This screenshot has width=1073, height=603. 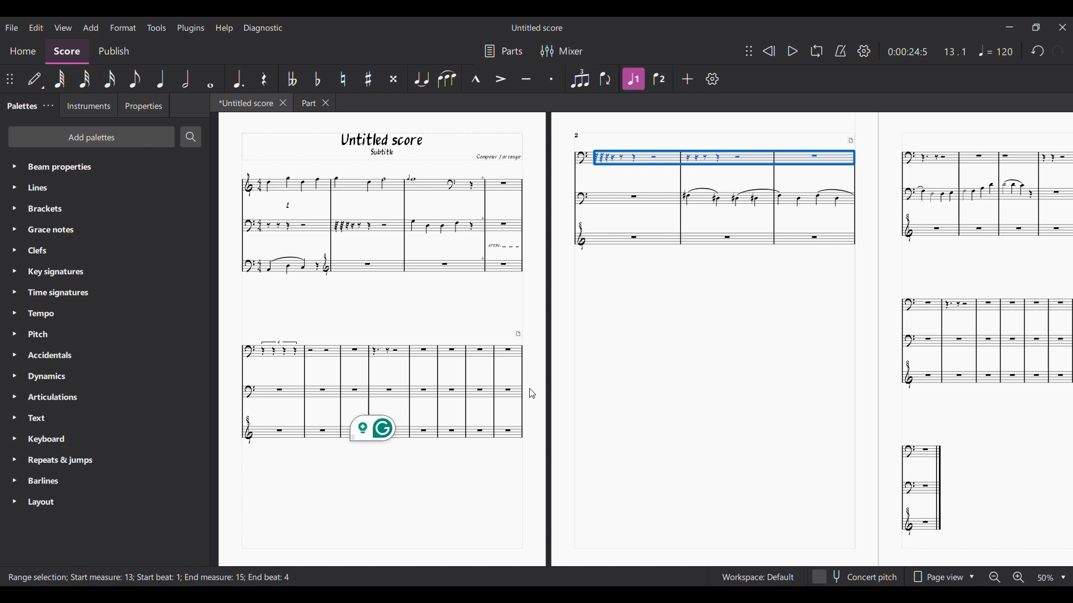 What do you see at coordinates (153, 577) in the screenshot?
I see `Range selection; Start measure: 13, Start beat: 1; End measure; End beat:4` at bounding box center [153, 577].